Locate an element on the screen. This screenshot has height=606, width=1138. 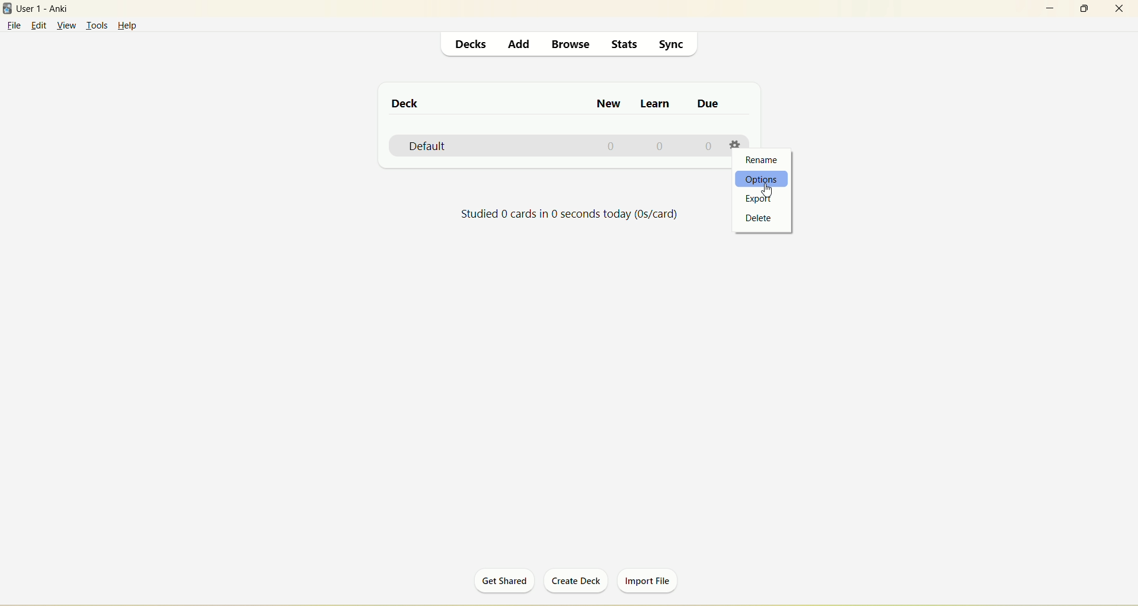
deck is located at coordinates (407, 103).